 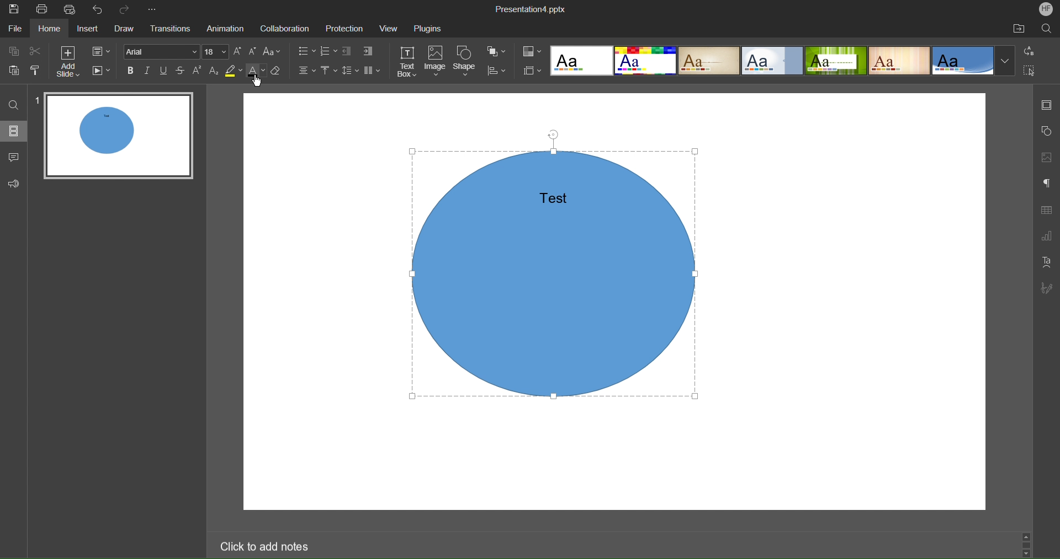 I want to click on Italic, so click(x=150, y=72).